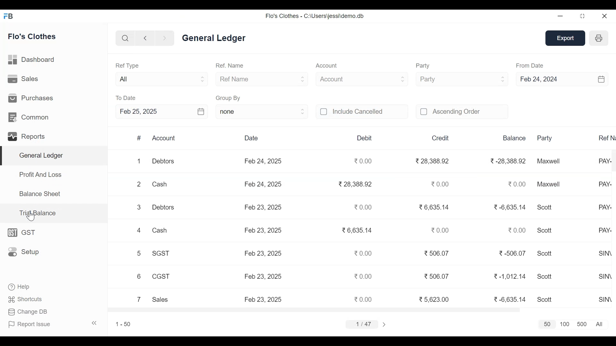 The width and height of the screenshot is (616, 346). I want to click on Profit And Loss, so click(41, 175).